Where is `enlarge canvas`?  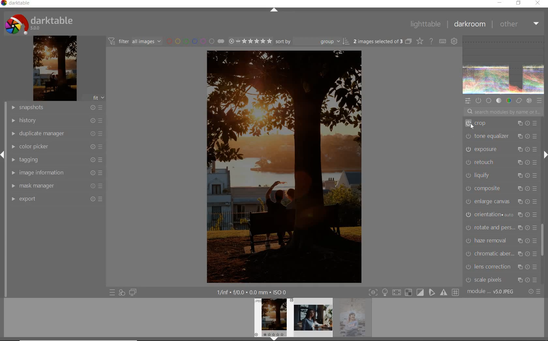
enlarge canvas is located at coordinates (501, 202).